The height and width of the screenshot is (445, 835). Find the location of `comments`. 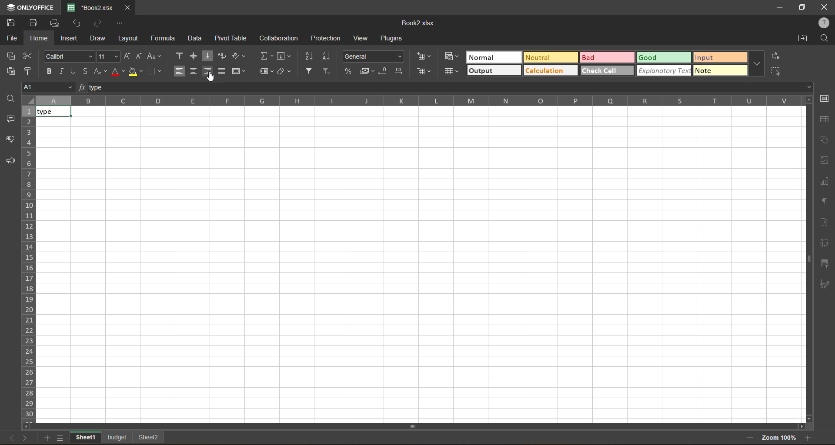

comments is located at coordinates (10, 119).